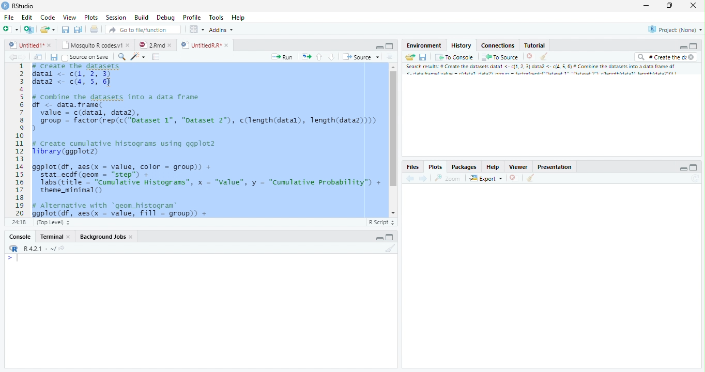 The image size is (705, 372). Describe the element at coordinates (121, 58) in the screenshot. I see `Zoom` at that location.